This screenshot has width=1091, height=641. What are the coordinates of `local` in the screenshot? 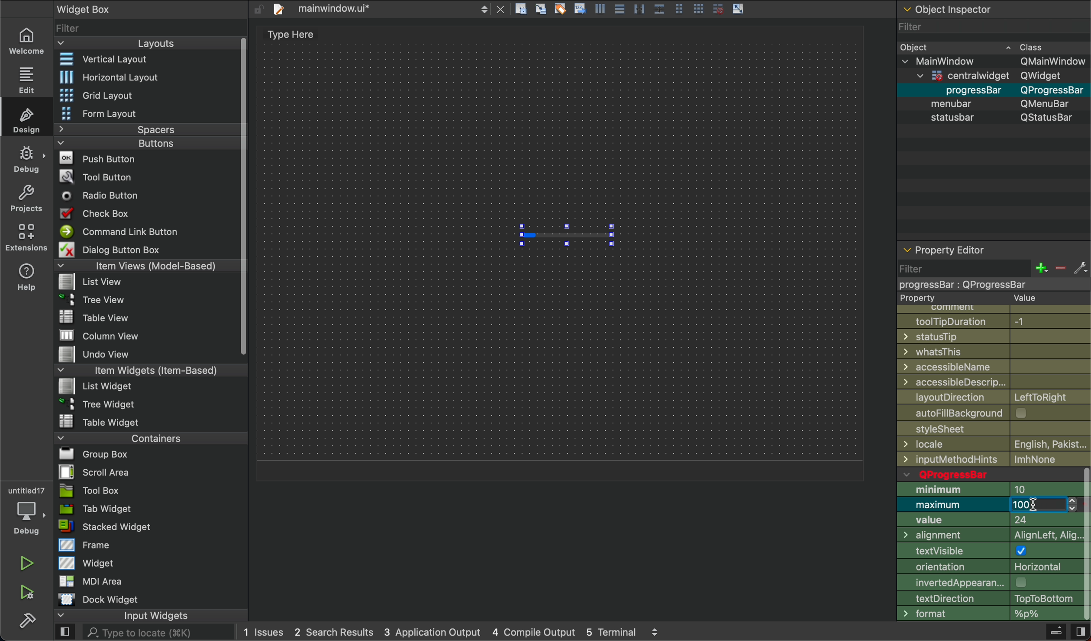 It's located at (996, 459).